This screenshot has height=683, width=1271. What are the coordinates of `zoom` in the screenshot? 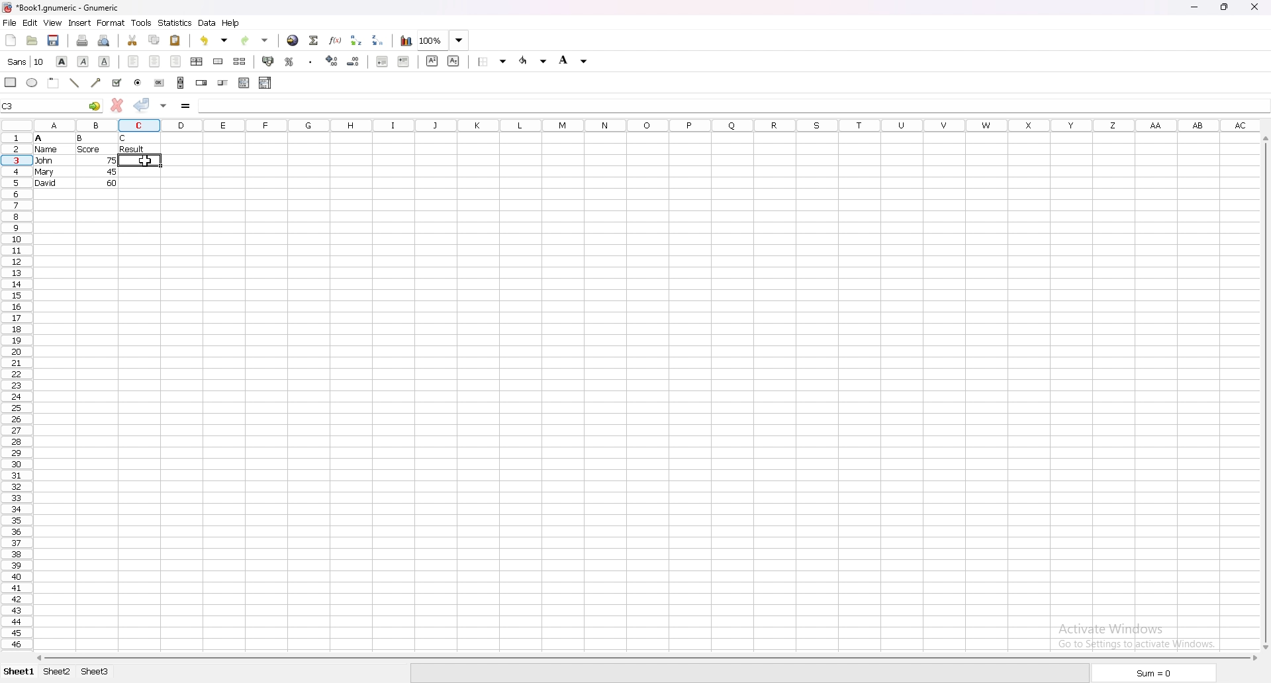 It's located at (443, 40).